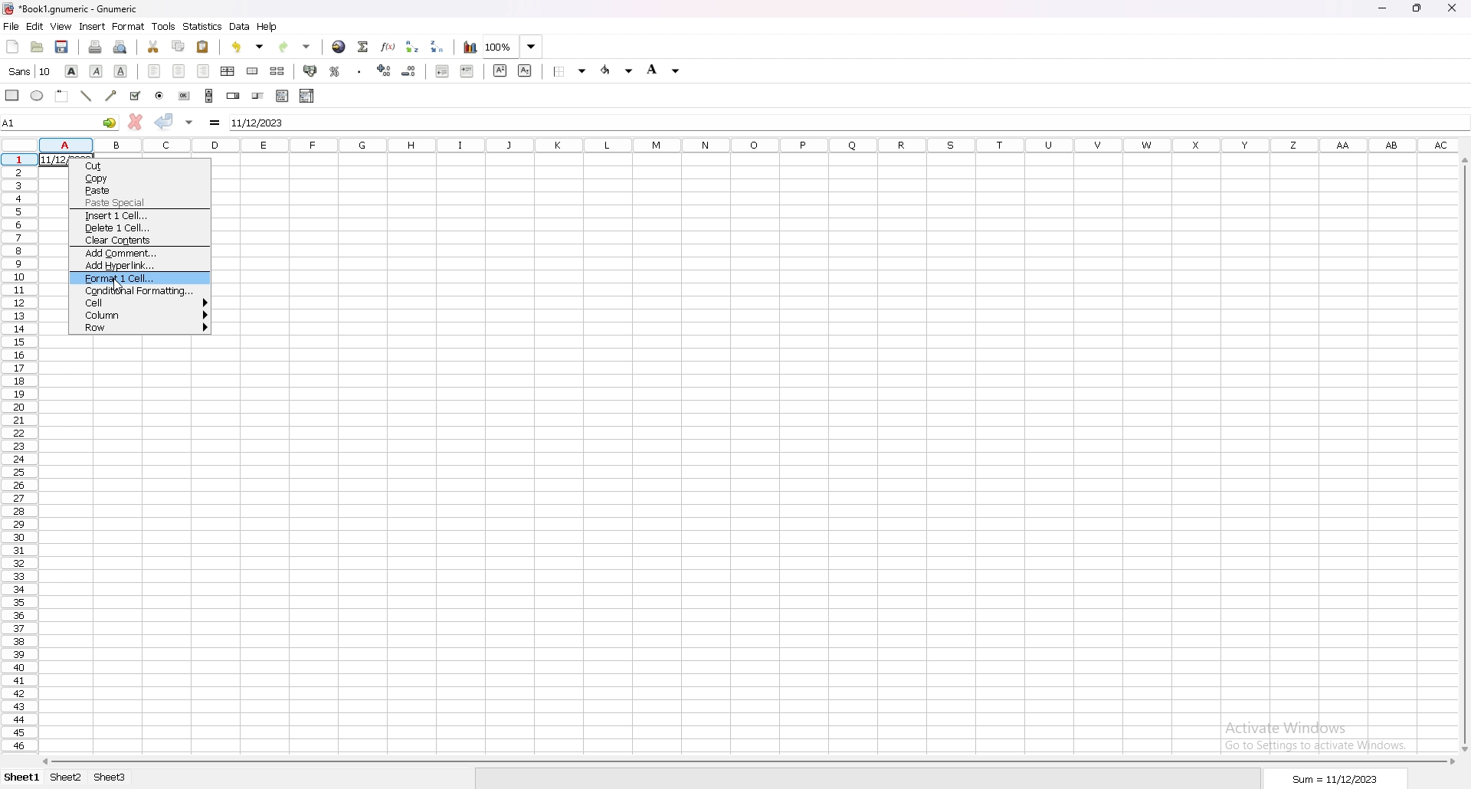 The width and height of the screenshot is (1471, 789). I want to click on sum, so click(1334, 779).